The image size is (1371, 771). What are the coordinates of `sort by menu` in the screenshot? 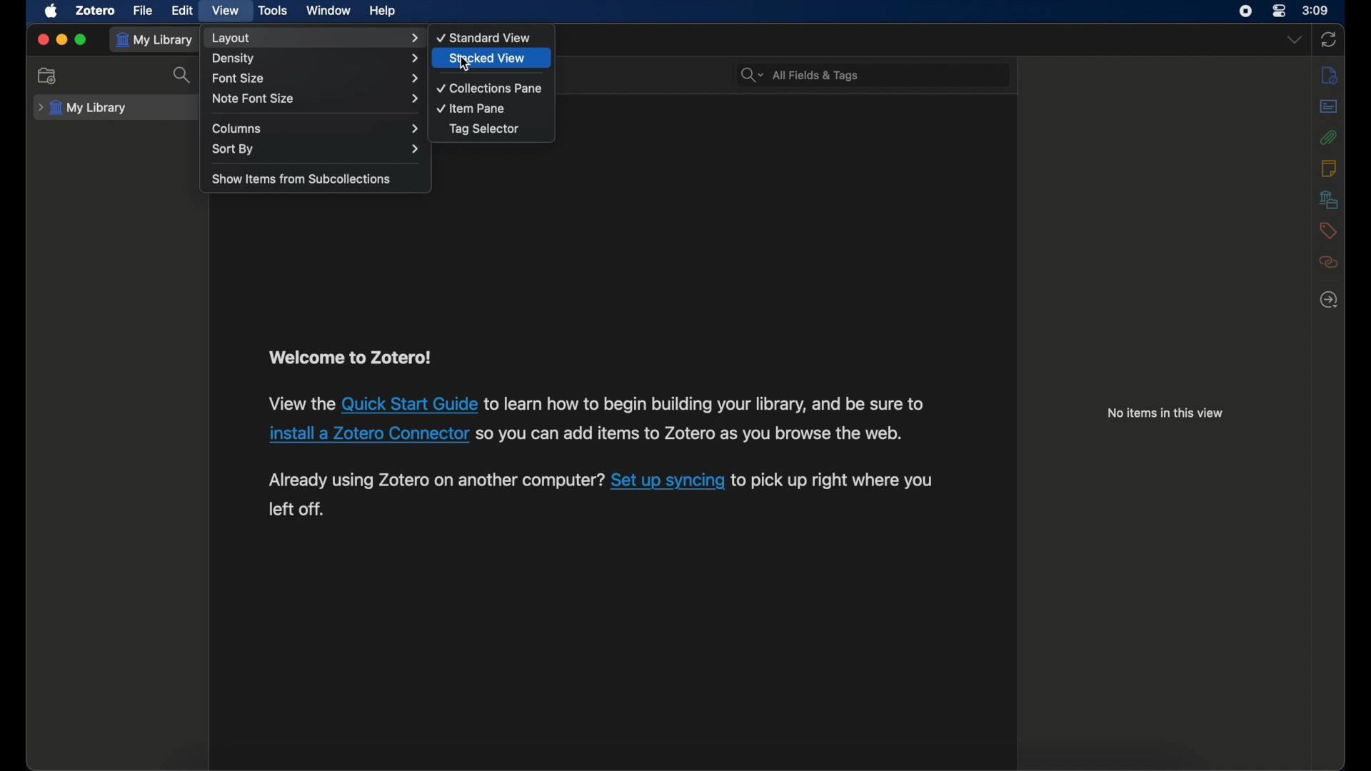 It's located at (316, 148).